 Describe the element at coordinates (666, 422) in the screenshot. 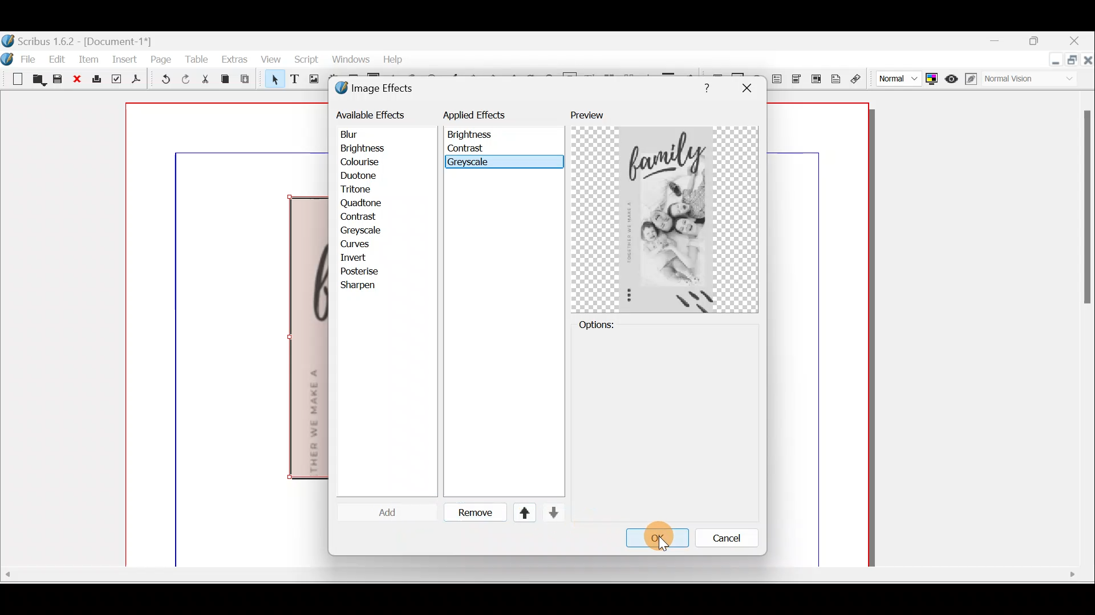

I see `Options` at that location.